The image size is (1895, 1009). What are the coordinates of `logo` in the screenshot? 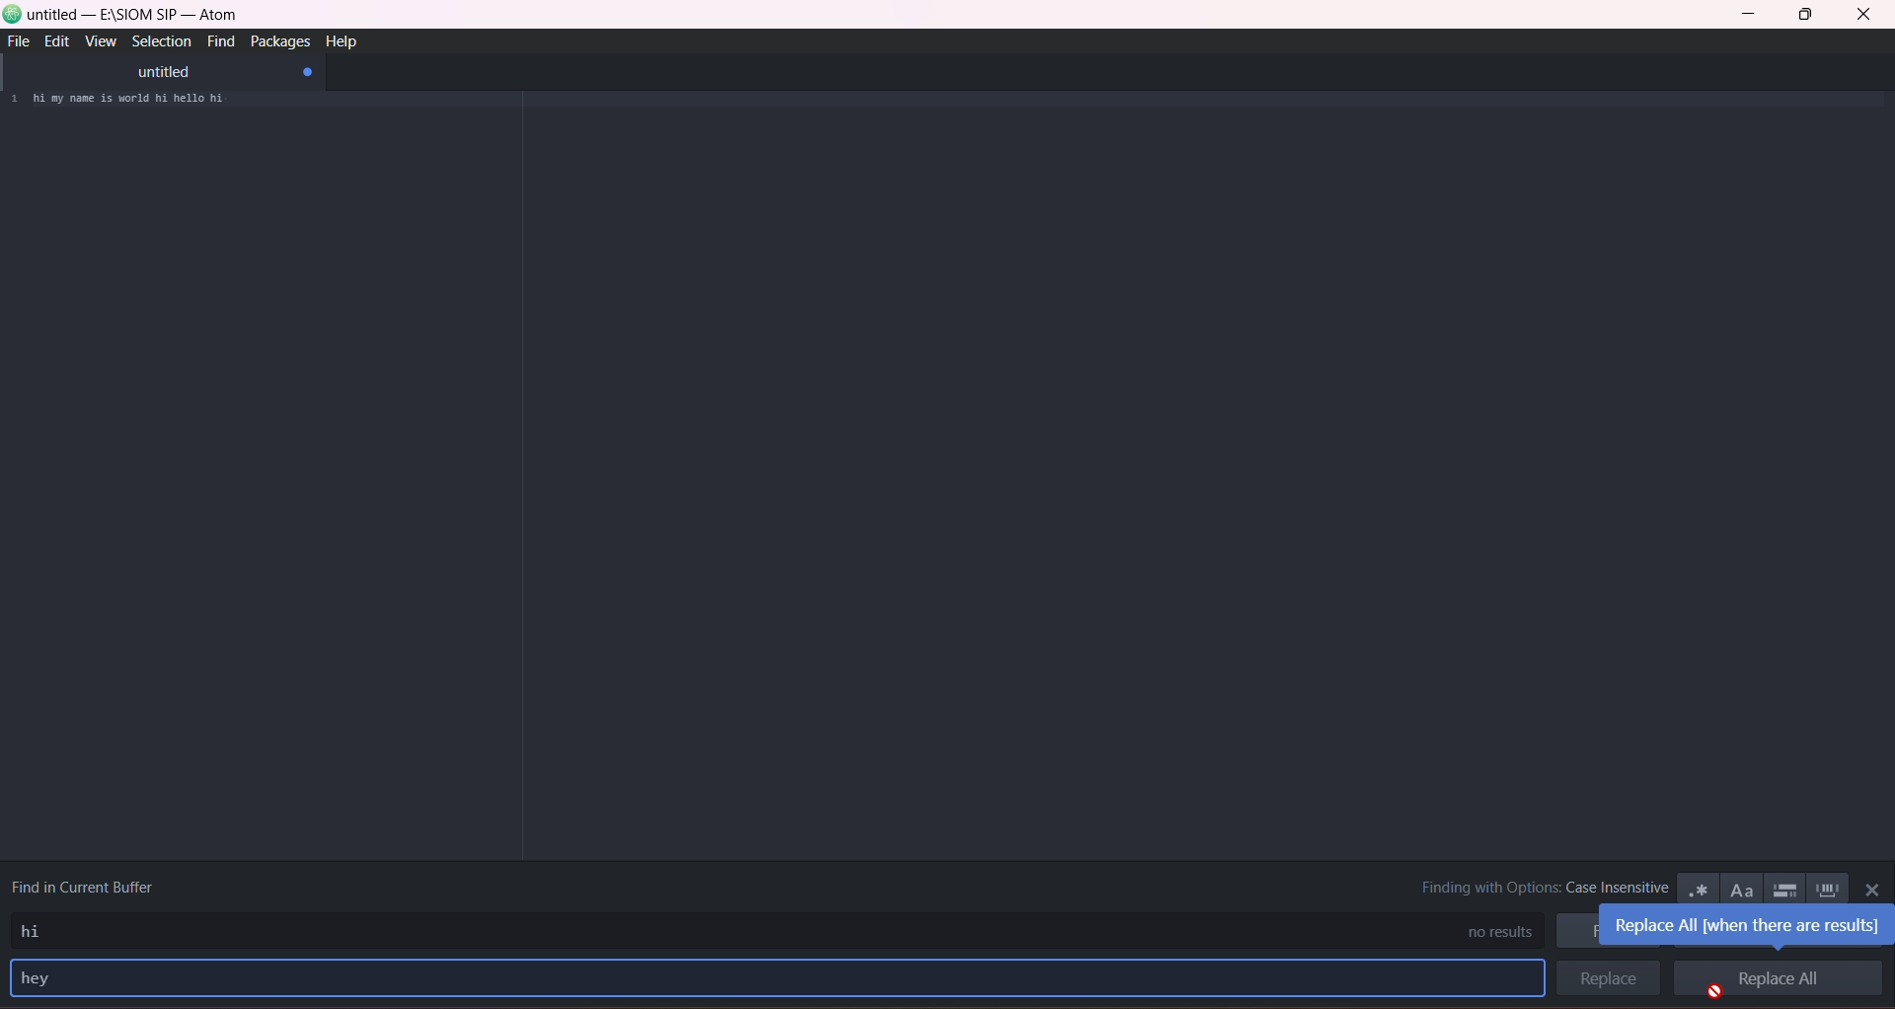 It's located at (13, 17).